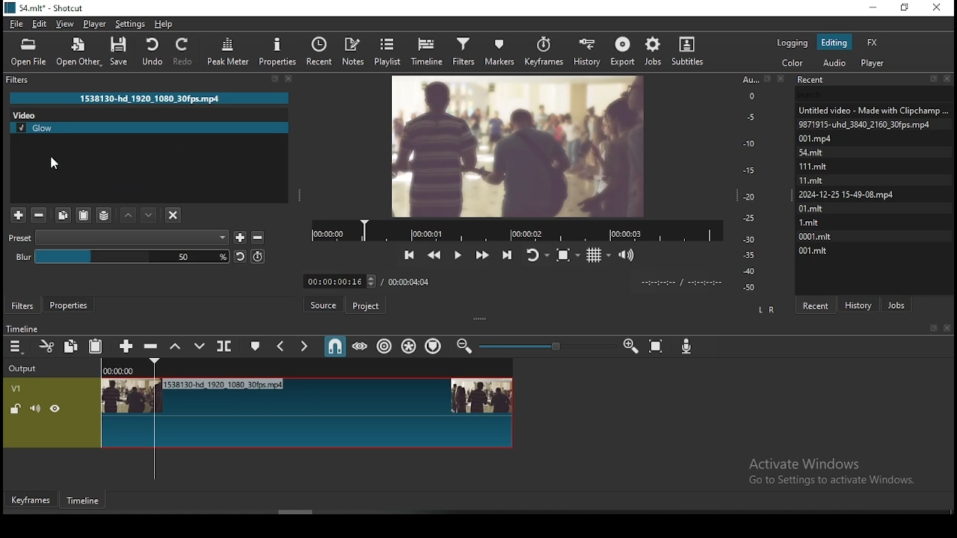 The image size is (957, 538). What do you see at coordinates (873, 42) in the screenshot?
I see `fx` at bounding box center [873, 42].